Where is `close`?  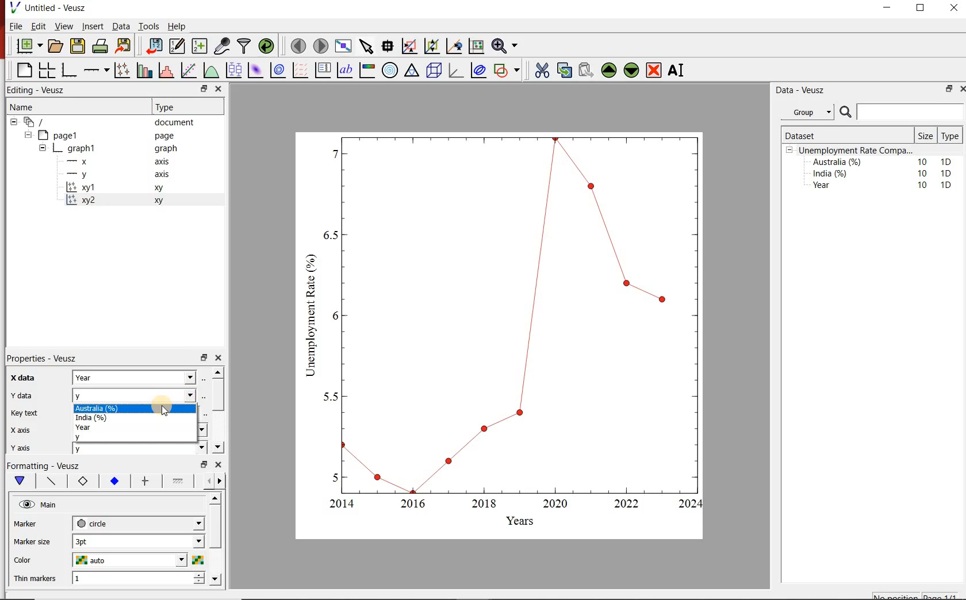 close is located at coordinates (219, 89).